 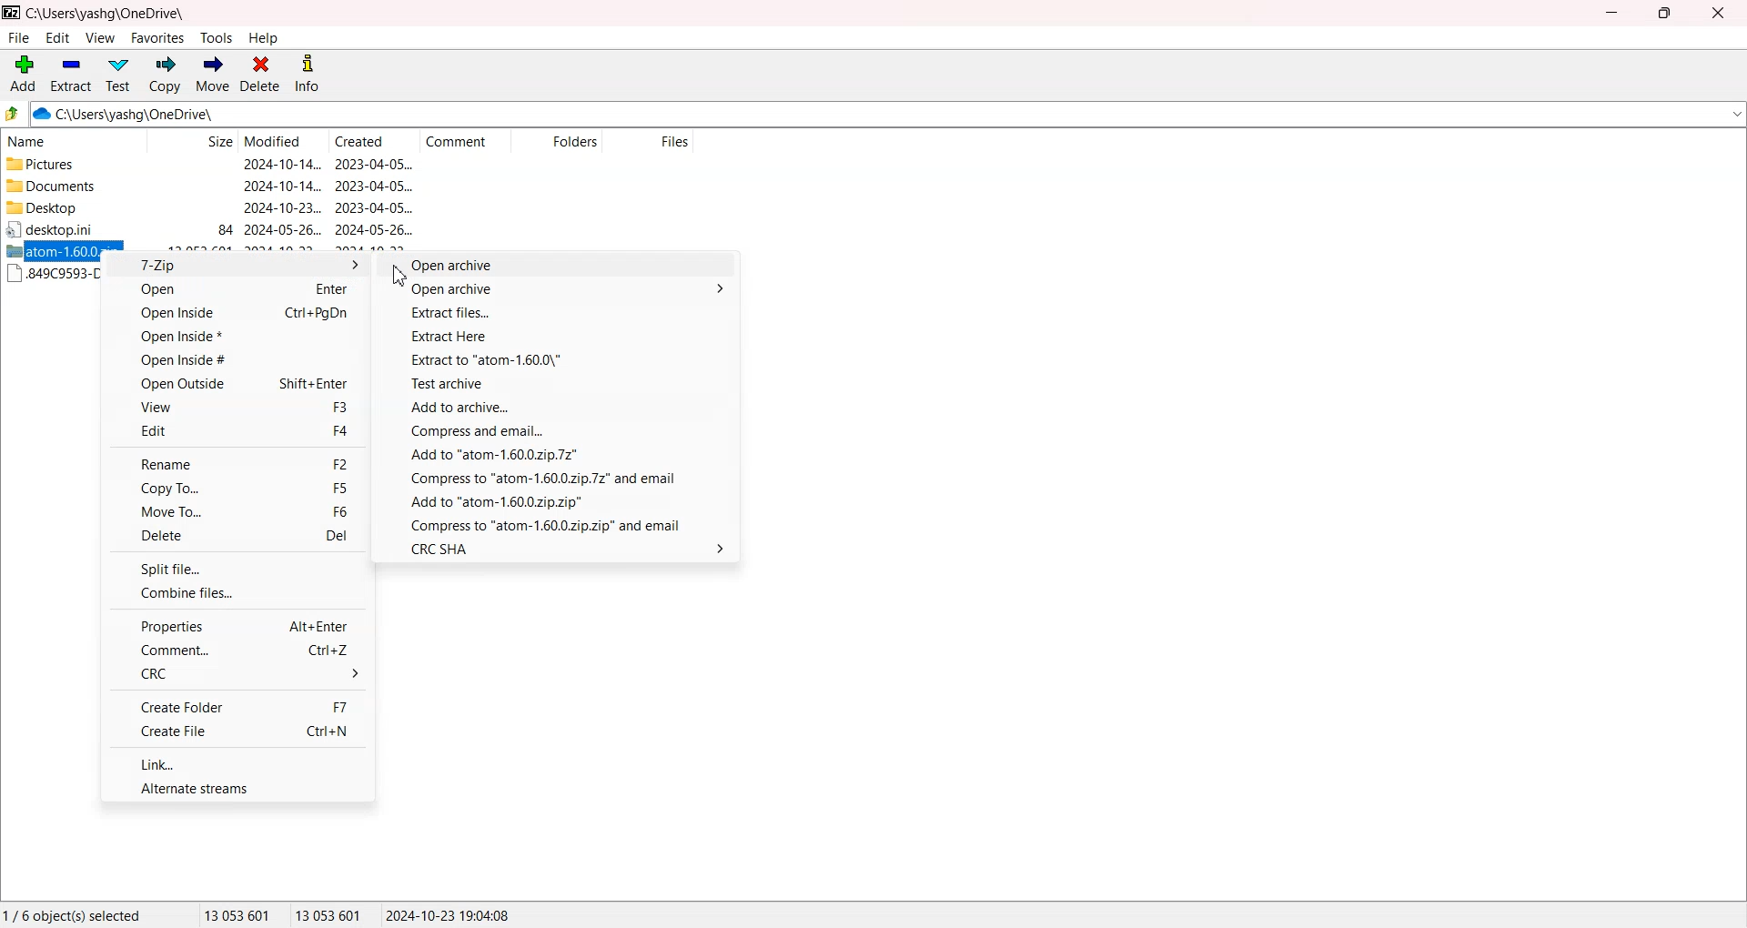 I want to click on Cursor, so click(x=402, y=276).